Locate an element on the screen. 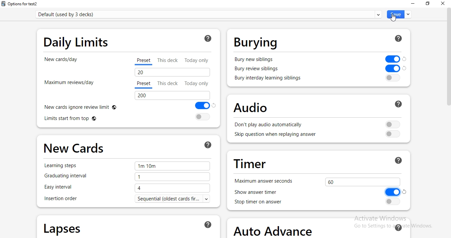 The width and height of the screenshot is (451, 238). new cards ignore review limit is located at coordinates (127, 106).